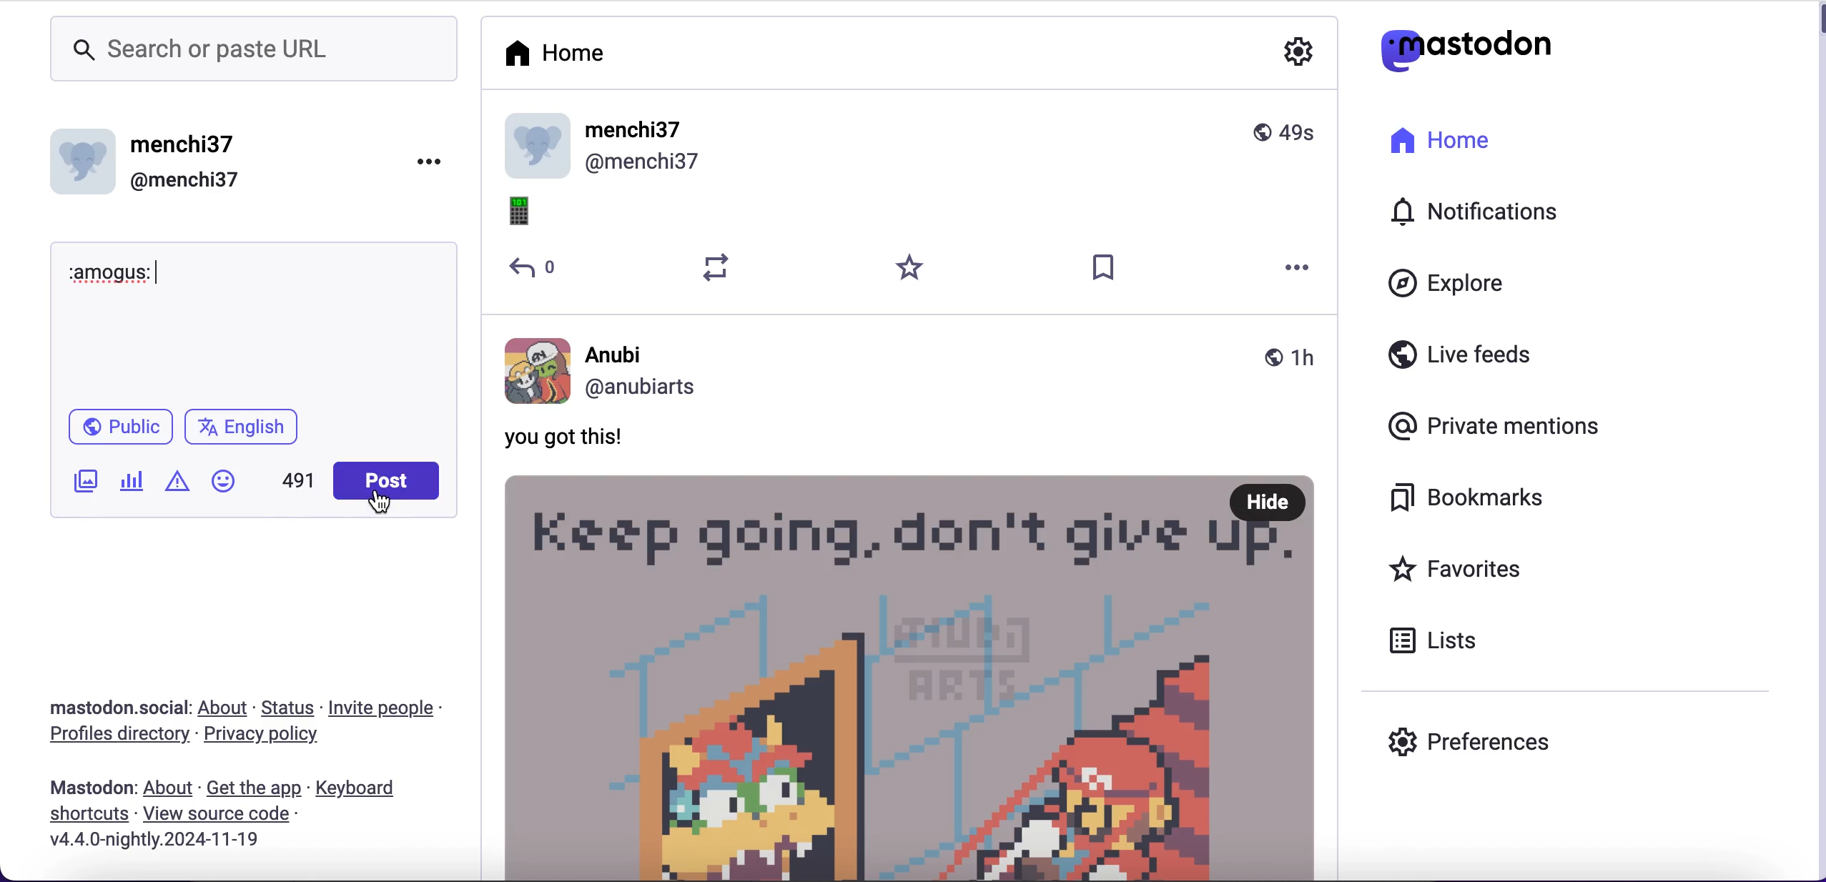 This screenshot has height=882, width=1826. Describe the element at coordinates (168, 788) in the screenshot. I see `about` at that location.